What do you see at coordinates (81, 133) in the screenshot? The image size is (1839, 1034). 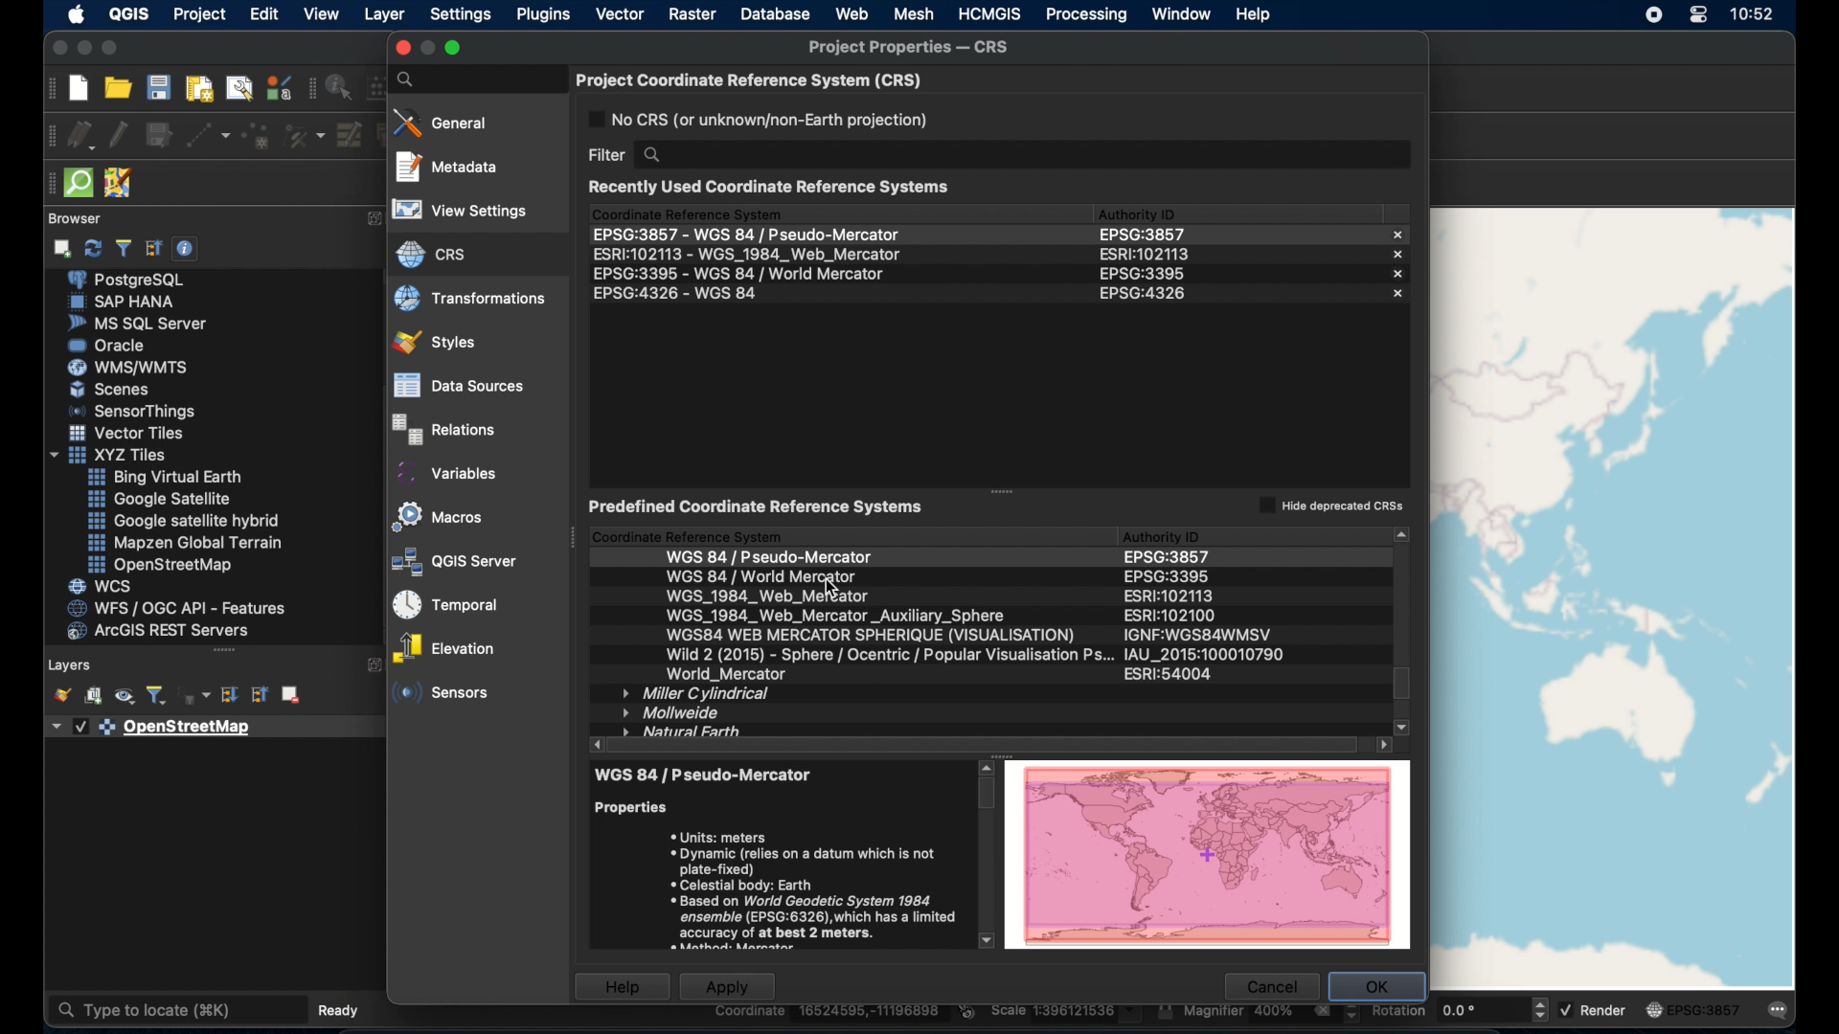 I see `current edits` at bounding box center [81, 133].